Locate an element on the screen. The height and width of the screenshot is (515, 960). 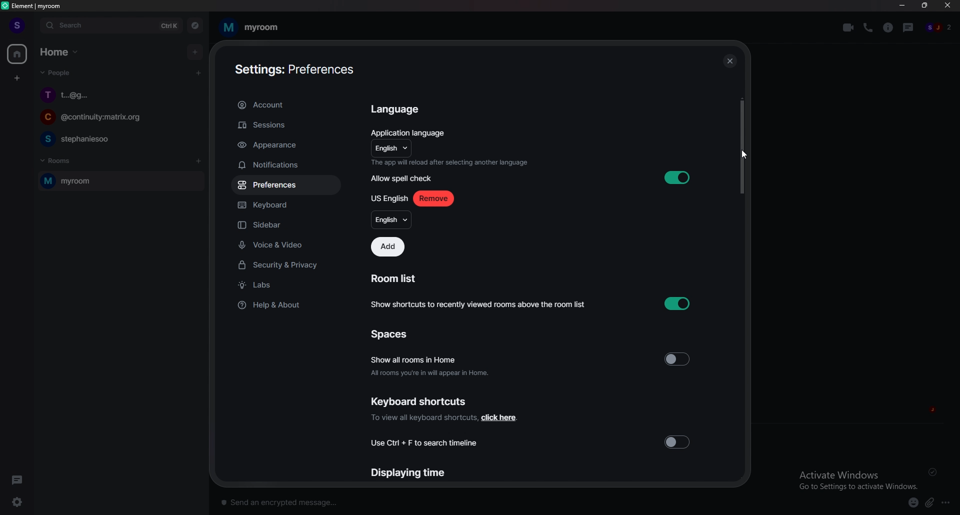
create a space is located at coordinates (18, 78).